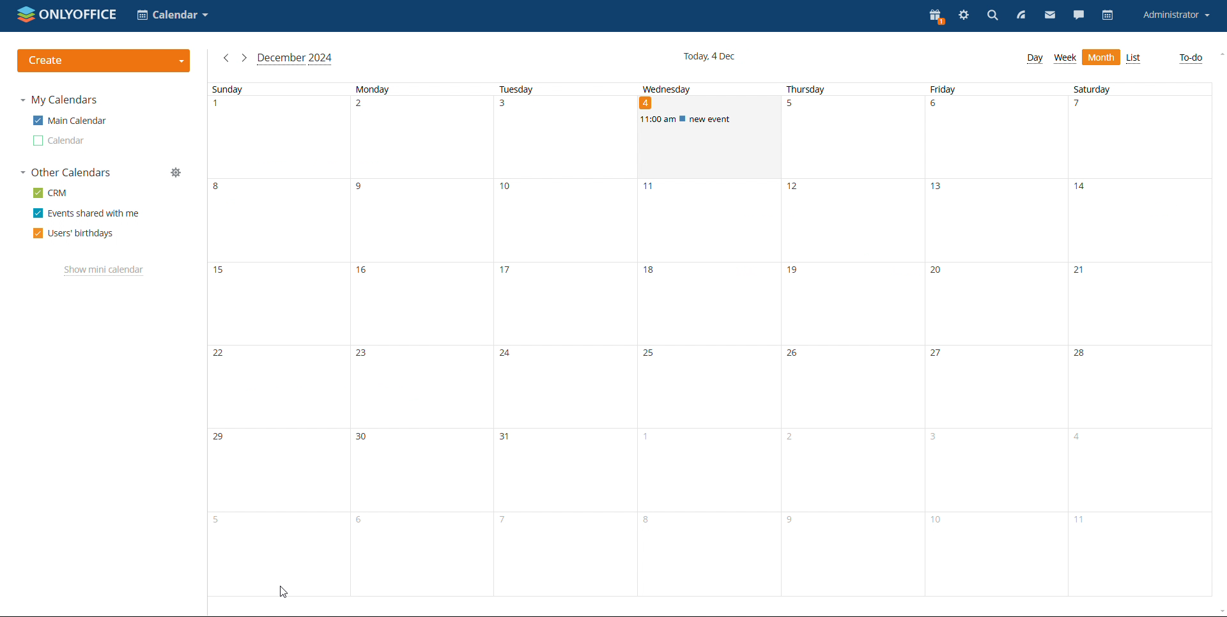  Describe the element at coordinates (1219, 611) in the screenshot. I see `scroll down` at that location.